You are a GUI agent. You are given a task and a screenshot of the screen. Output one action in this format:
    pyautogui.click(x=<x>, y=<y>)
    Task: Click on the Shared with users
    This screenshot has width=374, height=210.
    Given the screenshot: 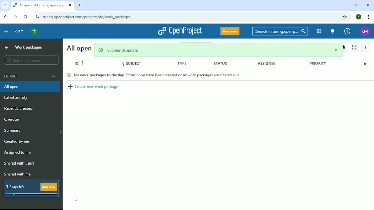 What is the action you would take?
    pyautogui.click(x=21, y=163)
    